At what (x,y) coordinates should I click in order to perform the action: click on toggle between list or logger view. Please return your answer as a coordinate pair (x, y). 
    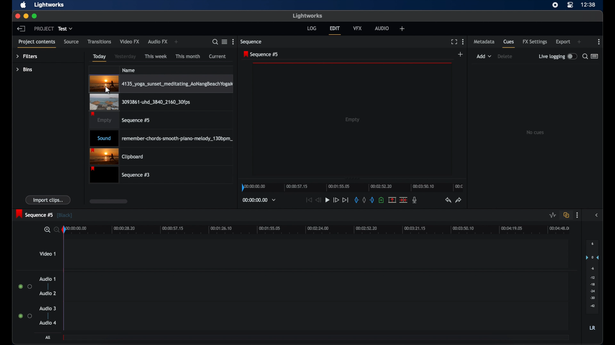
    Looking at the image, I should click on (594, 56).